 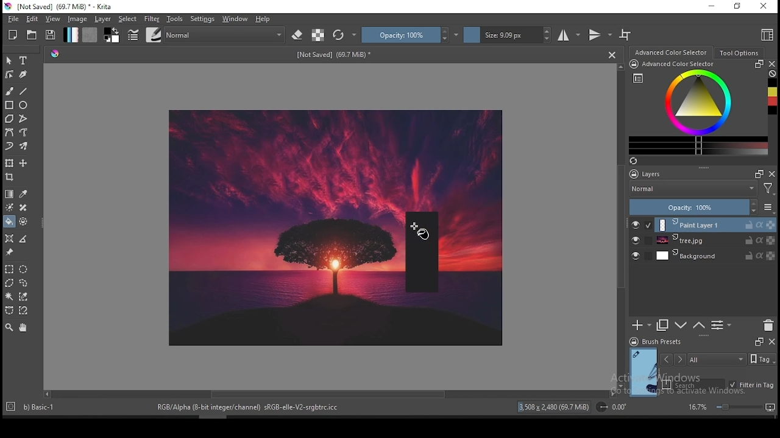 What do you see at coordinates (636, 240) in the screenshot?
I see `layer visibility on/off` at bounding box center [636, 240].